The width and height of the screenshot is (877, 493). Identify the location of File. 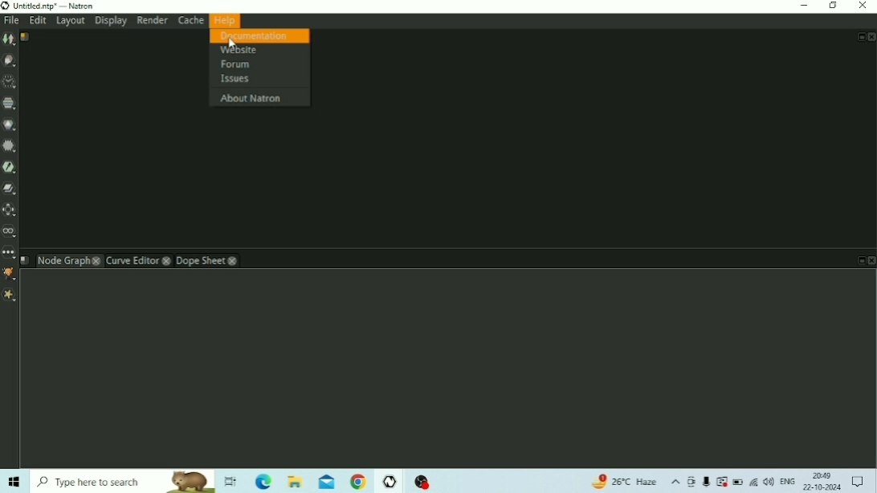
(11, 21).